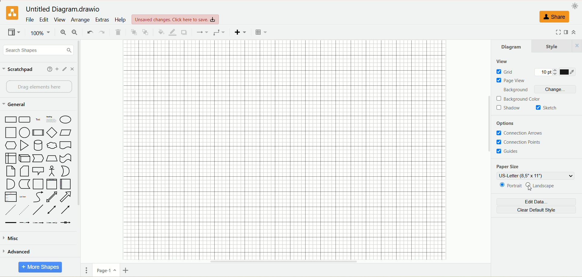 The width and height of the screenshot is (582, 277). Describe the element at coordinates (17, 105) in the screenshot. I see `general` at that location.